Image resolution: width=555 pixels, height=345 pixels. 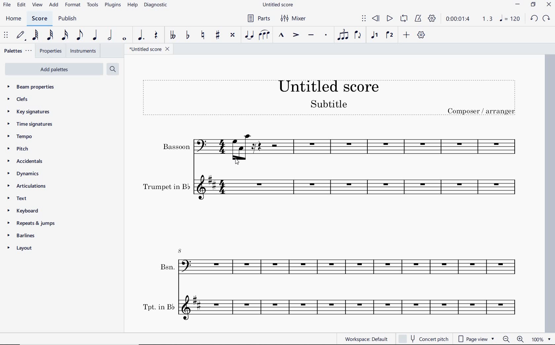 What do you see at coordinates (21, 136) in the screenshot?
I see `tempo` at bounding box center [21, 136].